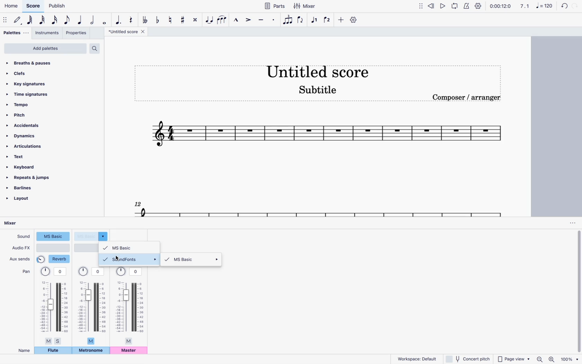 The image size is (582, 364). Describe the element at coordinates (130, 352) in the screenshot. I see `master` at that location.